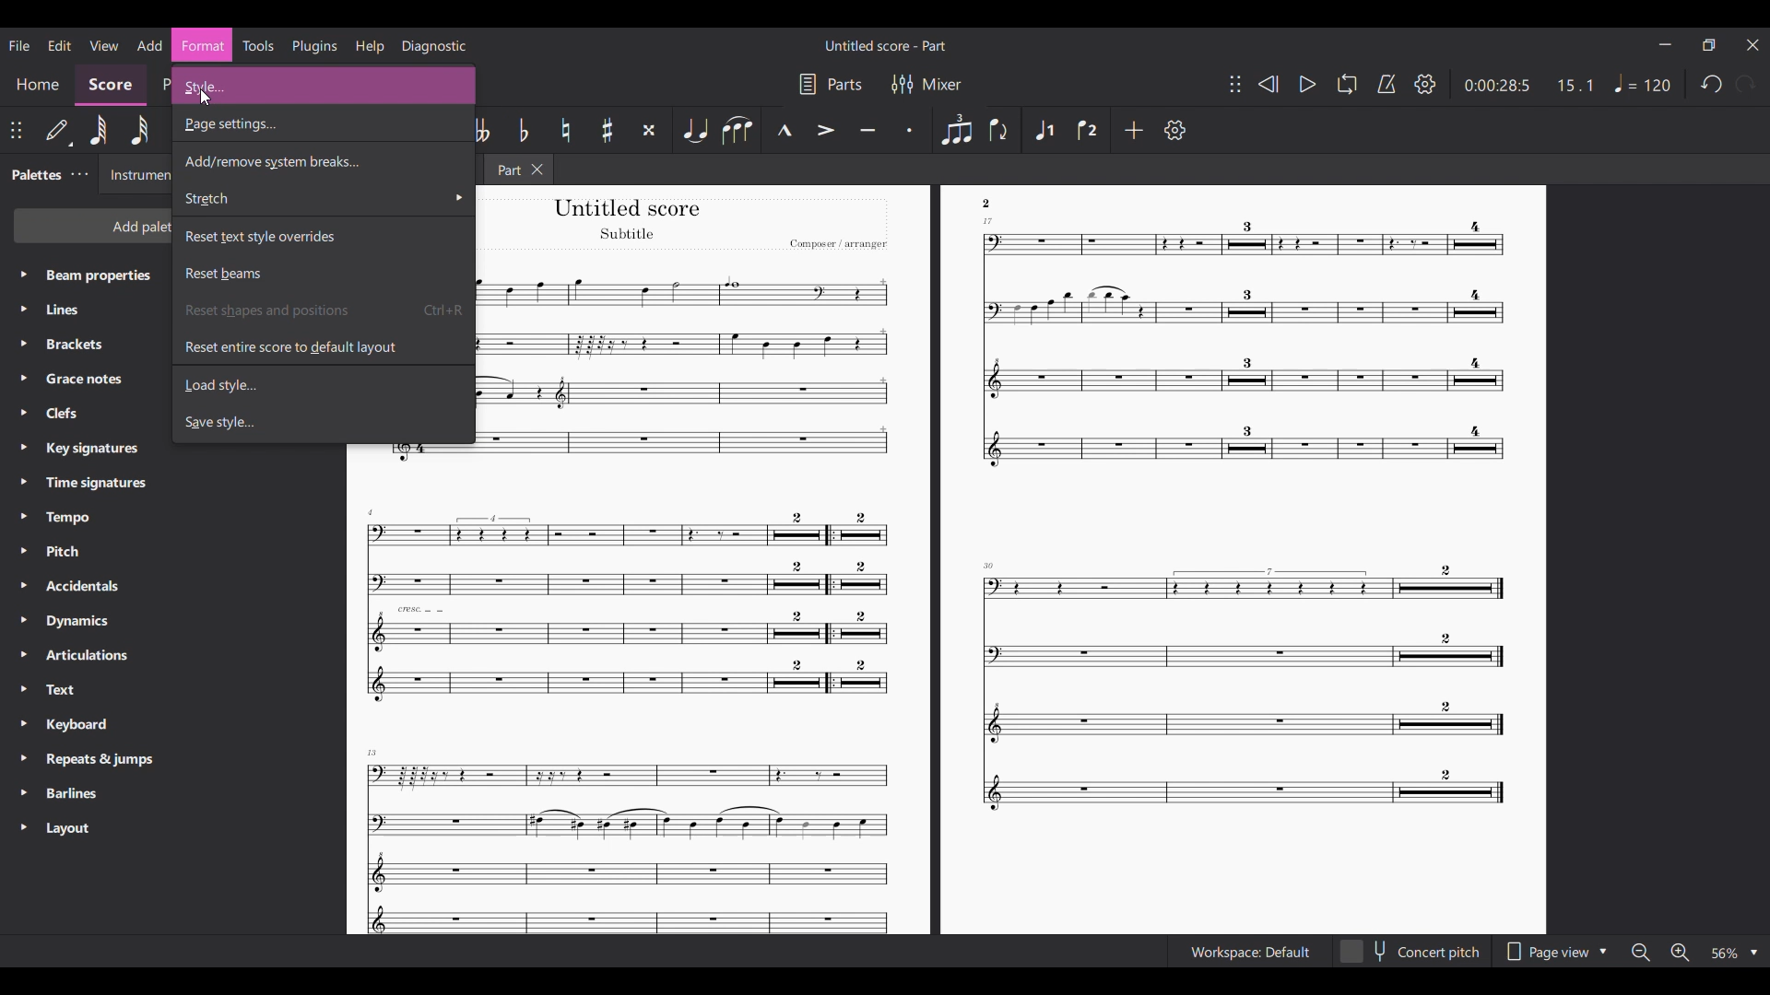 The height and width of the screenshot is (995, 1770). I want to click on Toggle sharp, so click(608, 130).